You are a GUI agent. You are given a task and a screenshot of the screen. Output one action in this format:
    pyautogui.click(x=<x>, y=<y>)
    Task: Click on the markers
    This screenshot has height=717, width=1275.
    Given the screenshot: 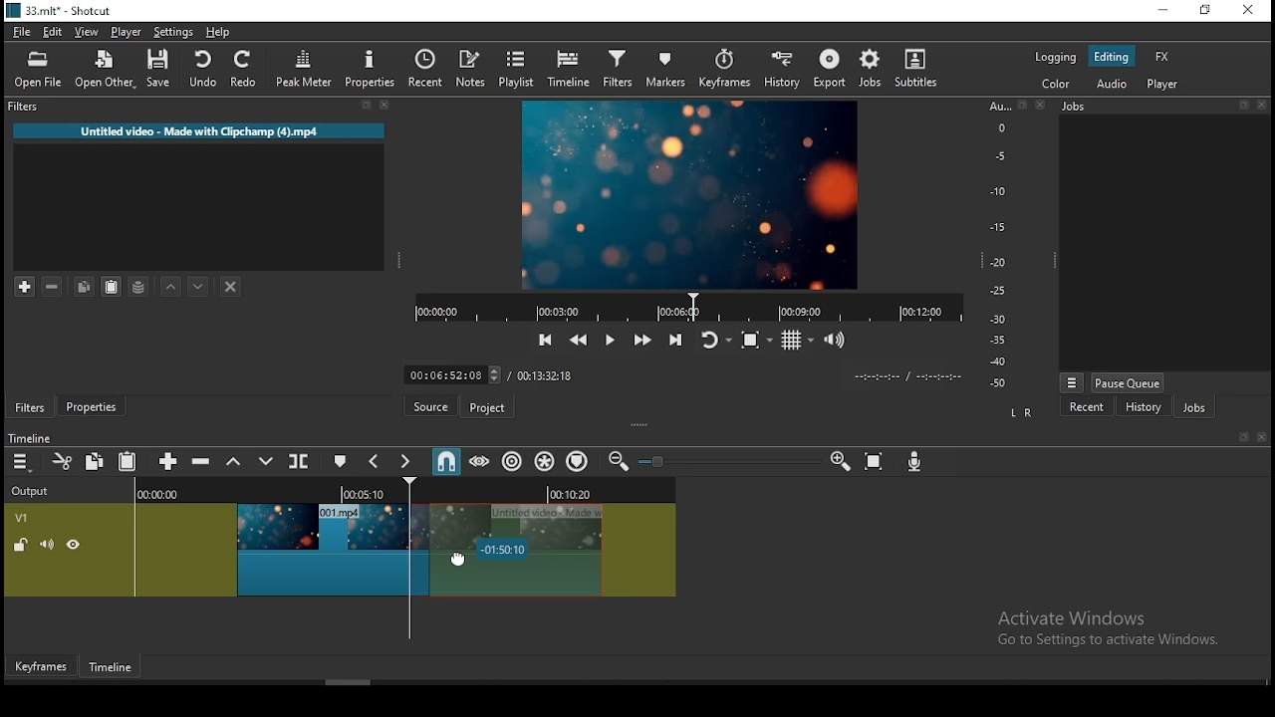 What is the action you would take?
    pyautogui.click(x=665, y=69)
    